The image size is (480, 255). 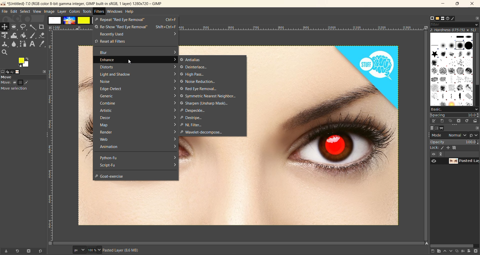 I want to click on create a new brush, so click(x=442, y=121).